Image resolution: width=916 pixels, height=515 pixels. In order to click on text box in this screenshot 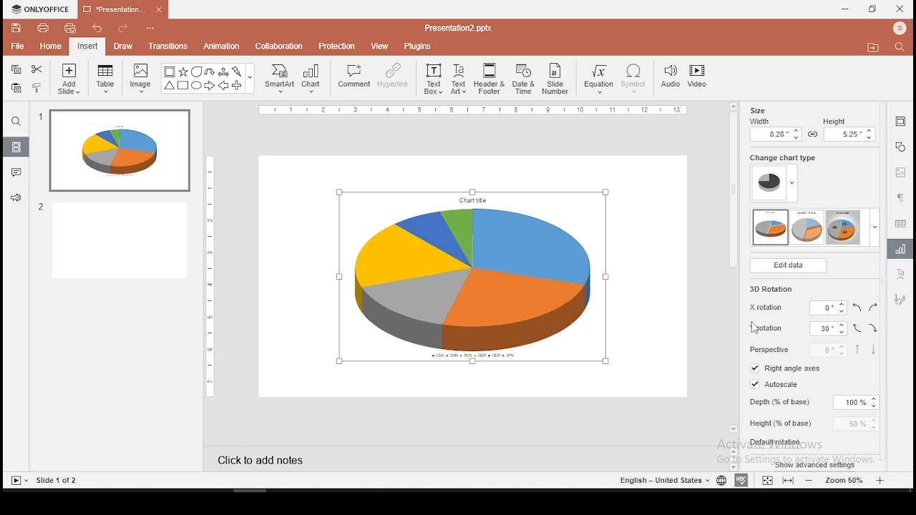, I will do `click(433, 79)`.